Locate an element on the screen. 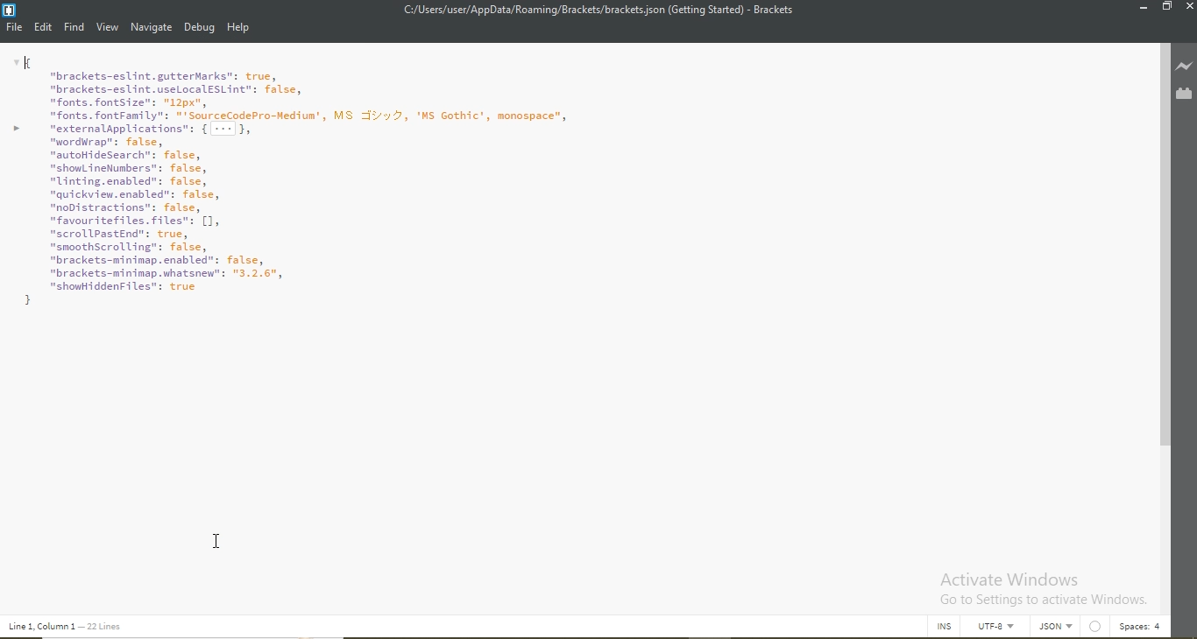 The height and width of the screenshot is (639, 1197). INS is located at coordinates (946, 627).